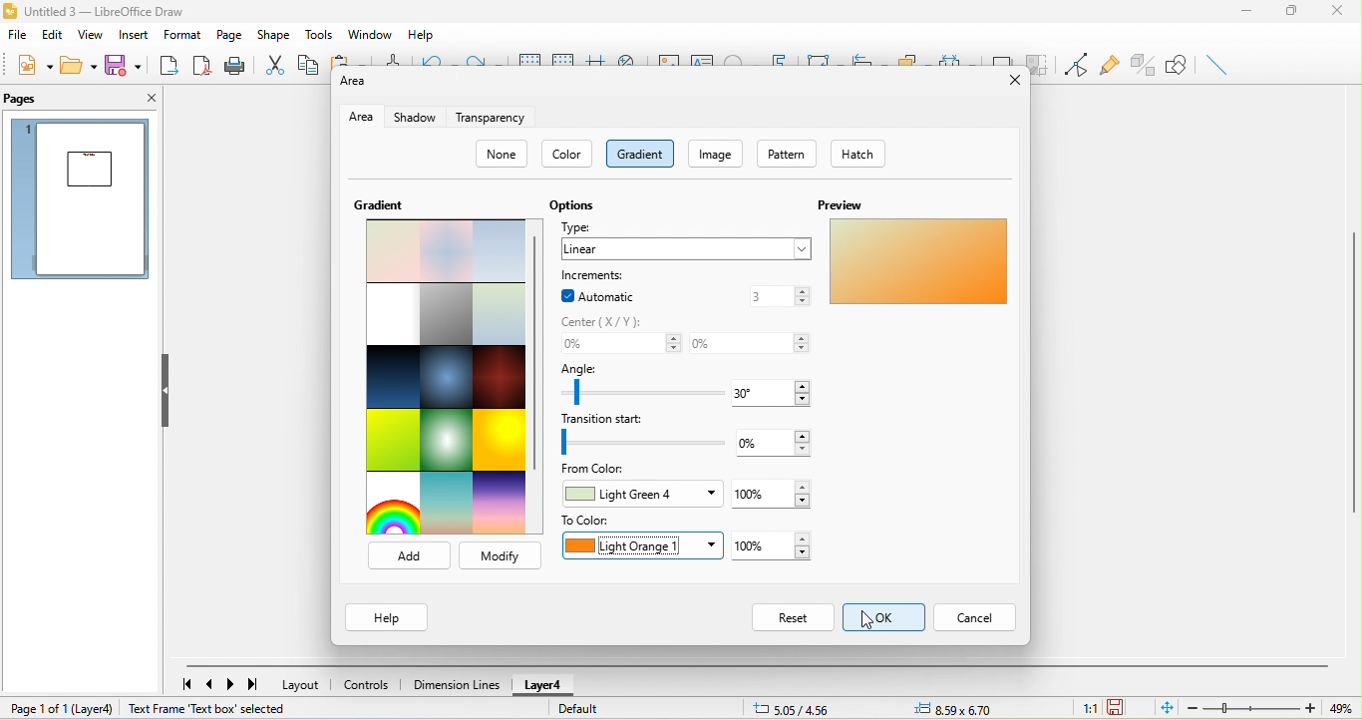  What do you see at coordinates (378, 205) in the screenshot?
I see `gradient` at bounding box center [378, 205].